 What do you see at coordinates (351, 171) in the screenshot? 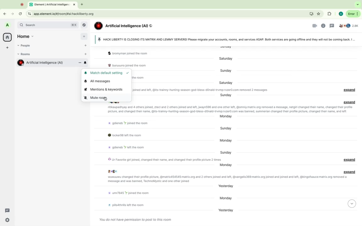
I see `Expand` at bounding box center [351, 171].